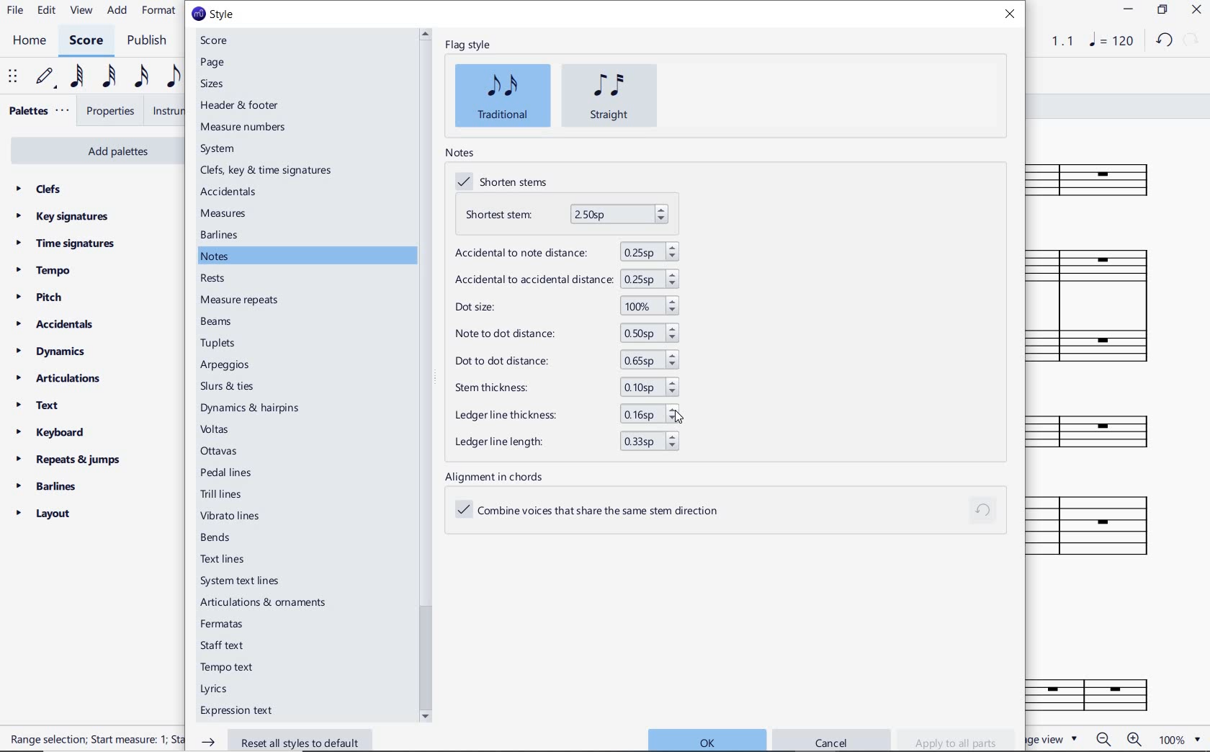  What do you see at coordinates (707, 740) in the screenshot?
I see `ok` at bounding box center [707, 740].